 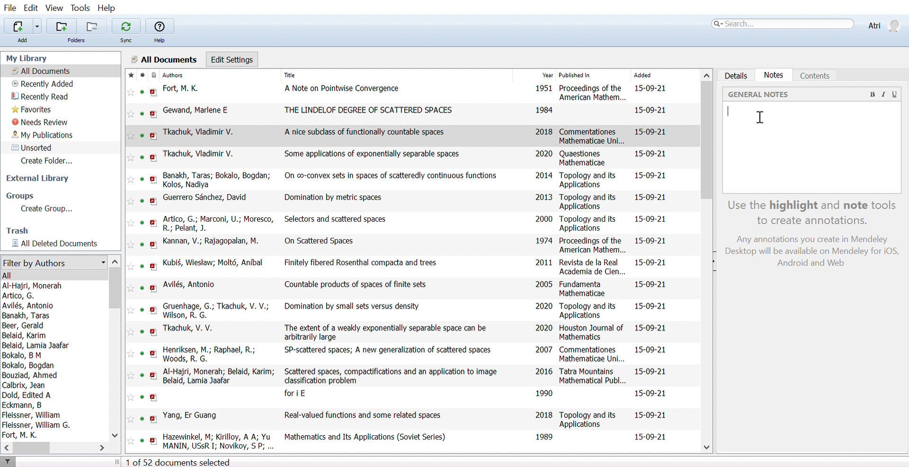 I want to click on Bouziad, Ahmed, so click(x=31, y=376).